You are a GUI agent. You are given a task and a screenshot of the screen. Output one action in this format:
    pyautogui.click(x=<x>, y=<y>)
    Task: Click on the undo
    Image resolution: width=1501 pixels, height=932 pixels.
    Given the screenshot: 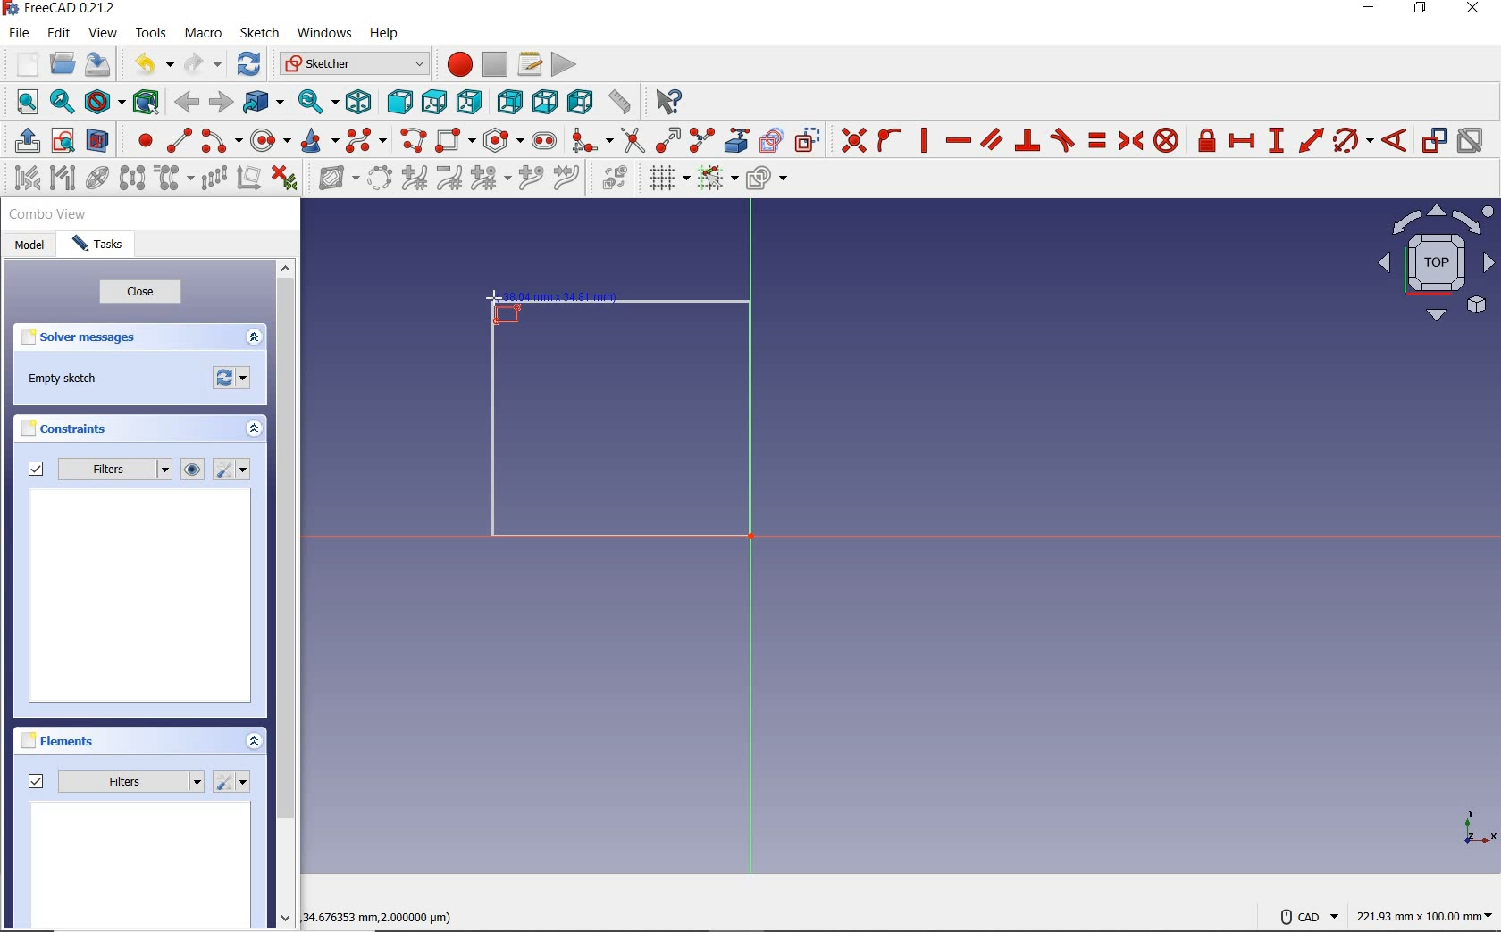 What is the action you would take?
    pyautogui.click(x=155, y=66)
    